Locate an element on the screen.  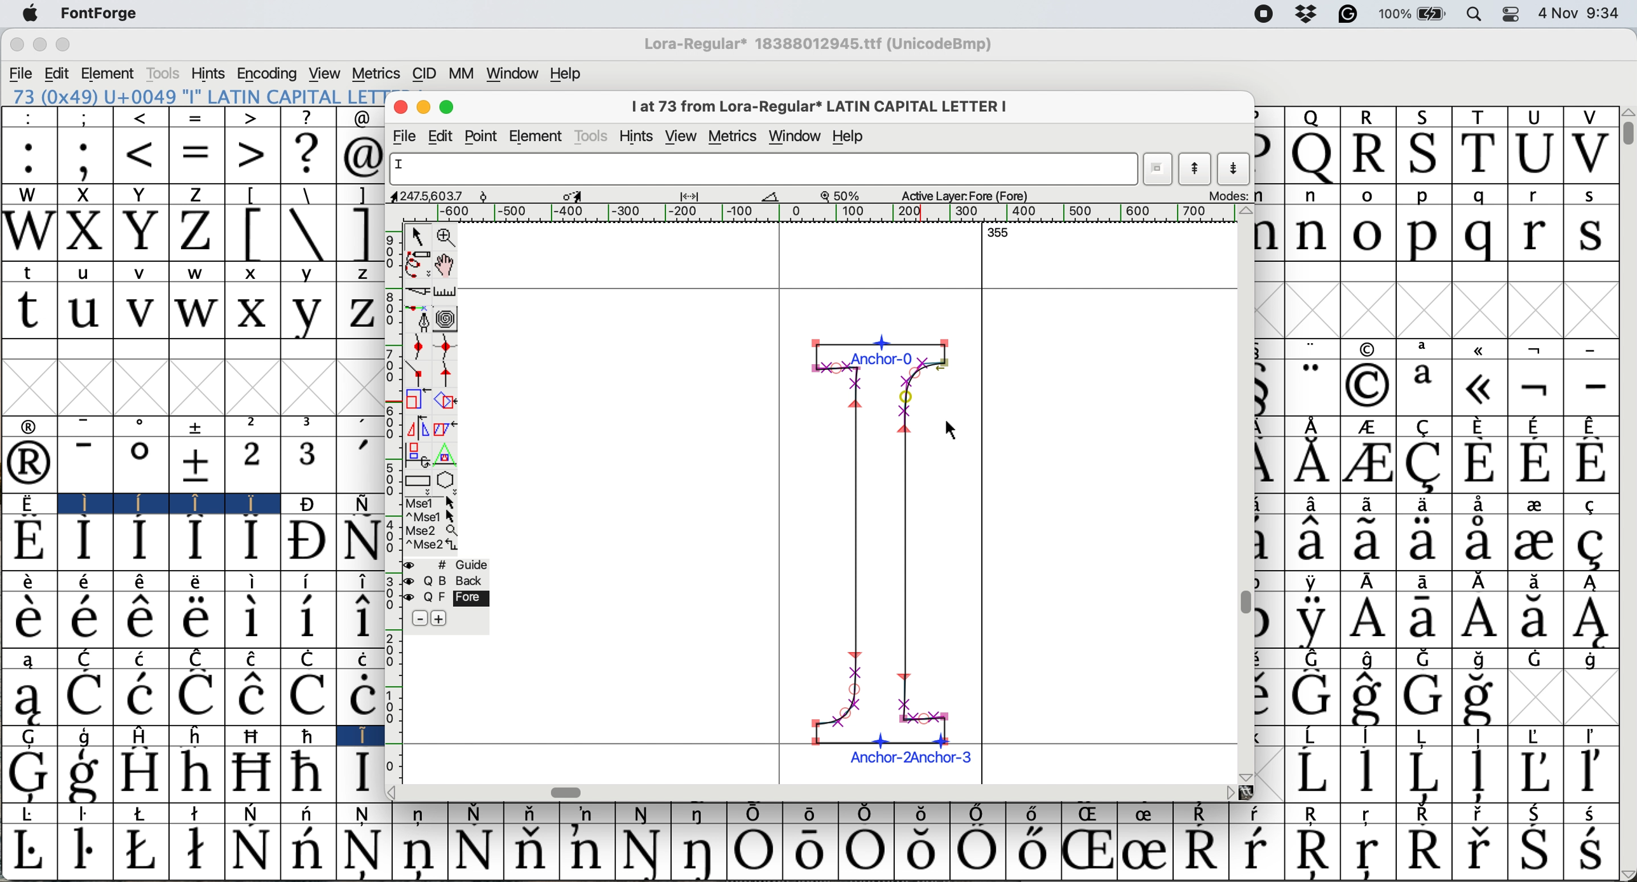
Symbol is located at coordinates (1591, 851).